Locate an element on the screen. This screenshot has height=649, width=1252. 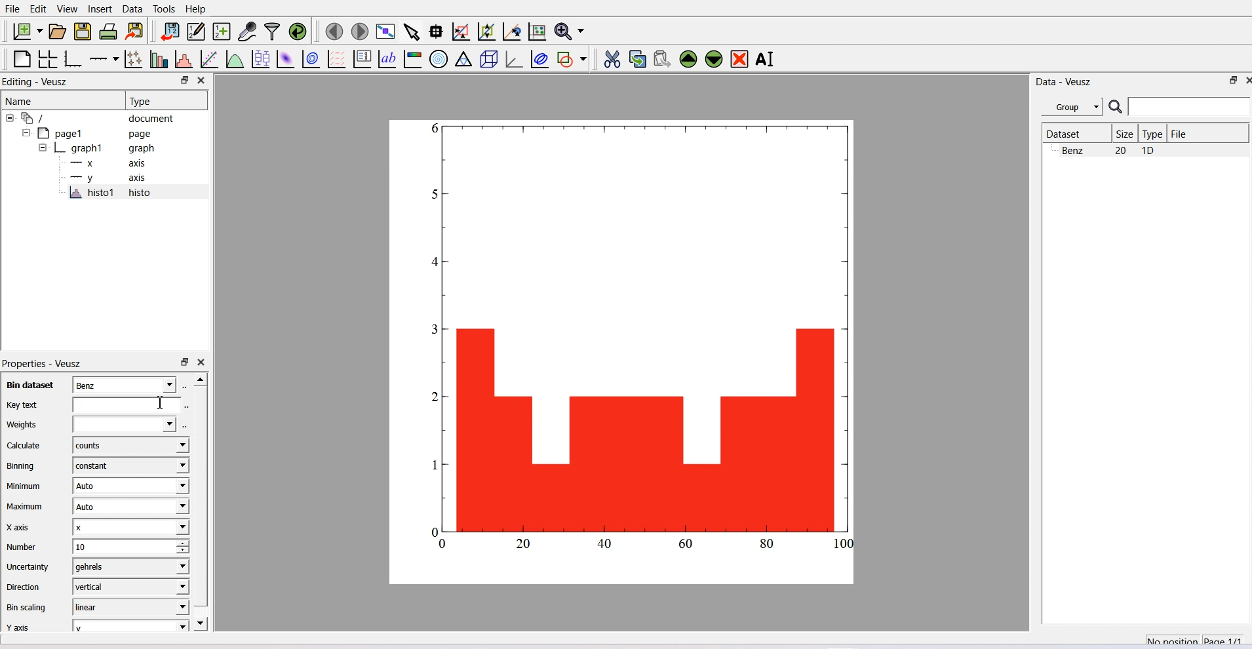
Move the selected widget up is located at coordinates (688, 60).